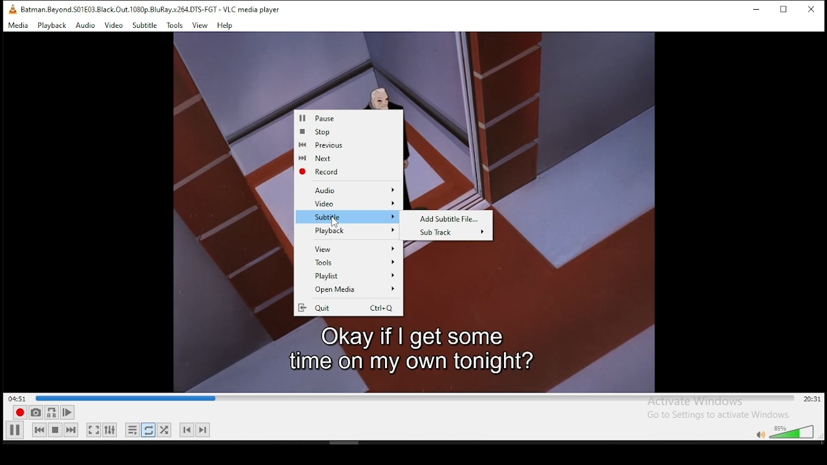 The width and height of the screenshot is (827, 465). What do you see at coordinates (52, 26) in the screenshot?
I see `Playback` at bounding box center [52, 26].